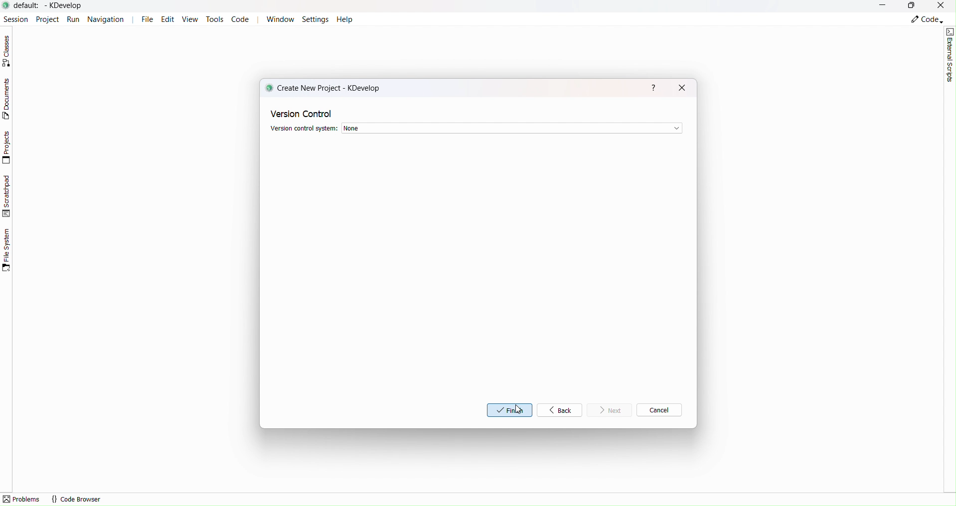  Describe the element at coordinates (950, 55) in the screenshot. I see `External script` at that location.